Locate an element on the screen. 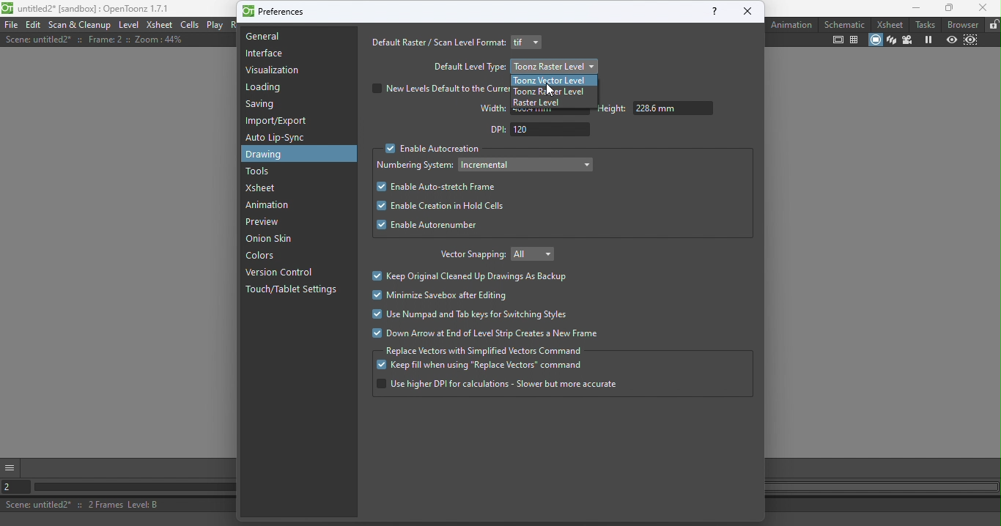 Image resolution: width=1001 pixels, height=526 pixels. Enable autorenumber is located at coordinates (429, 227).